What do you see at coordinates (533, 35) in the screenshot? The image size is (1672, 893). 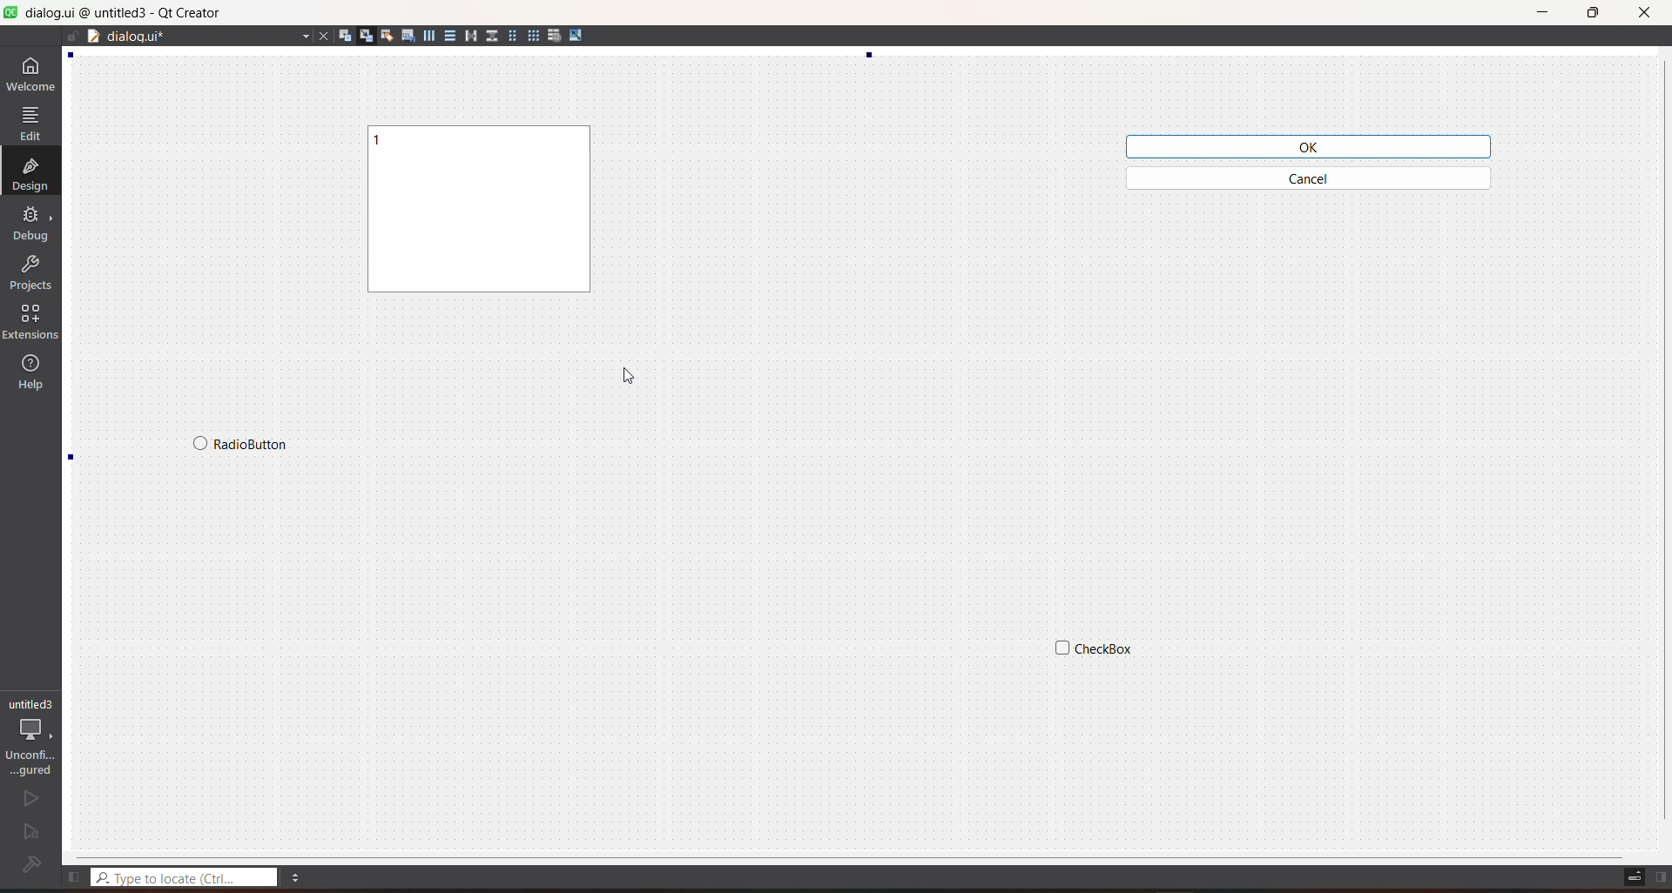 I see `grid layout` at bounding box center [533, 35].